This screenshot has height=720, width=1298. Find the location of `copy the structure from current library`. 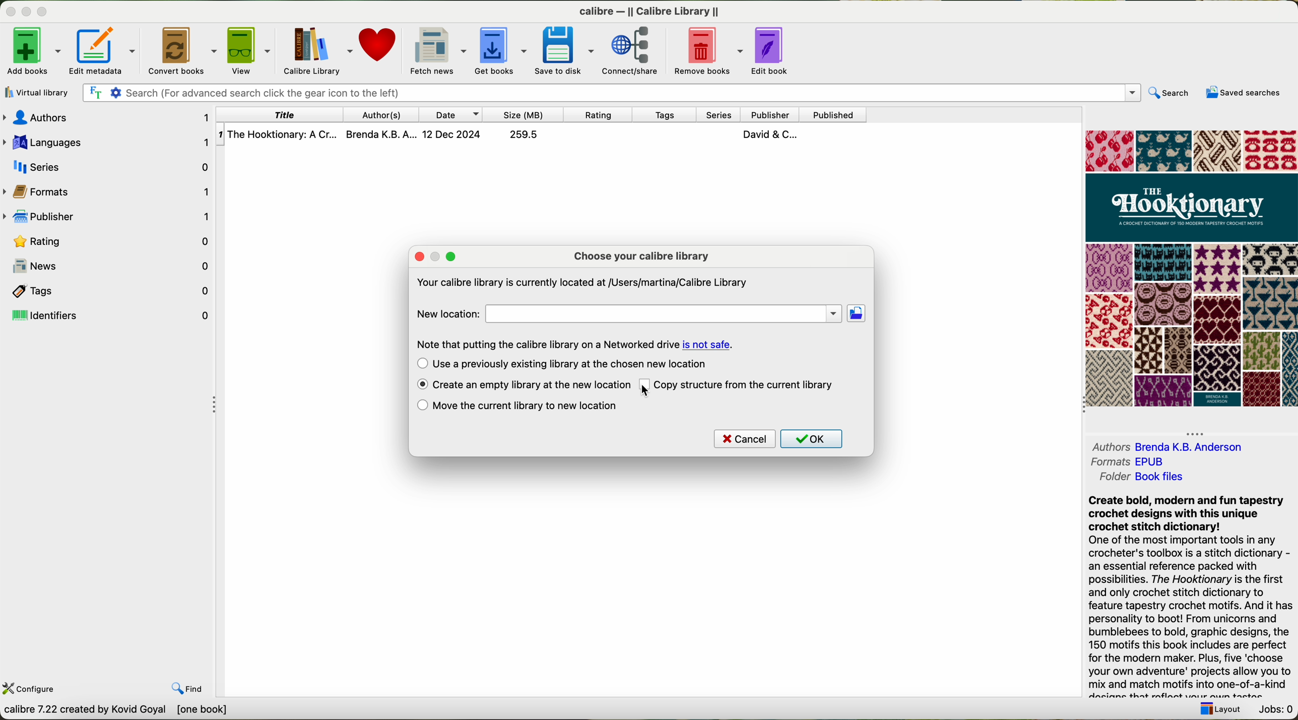

copy the structure from current library is located at coordinates (747, 387).